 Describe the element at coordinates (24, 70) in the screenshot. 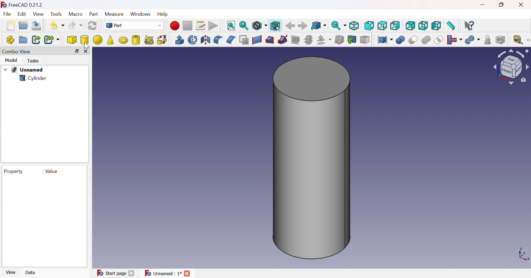

I see `Unnamed` at that location.